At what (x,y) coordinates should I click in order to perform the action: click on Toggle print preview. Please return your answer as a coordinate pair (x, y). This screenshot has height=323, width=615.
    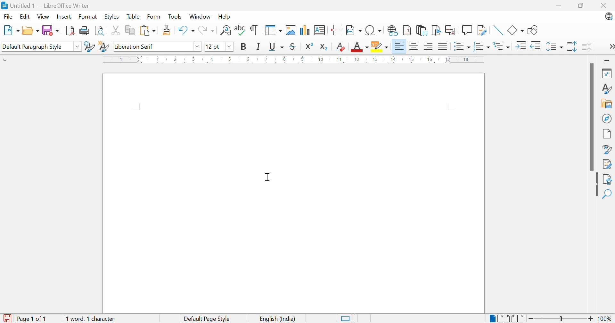
    Looking at the image, I should click on (100, 31).